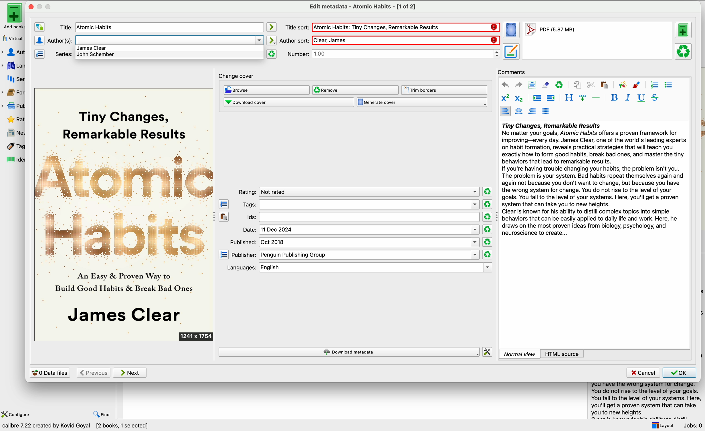  What do you see at coordinates (167, 39) in the screenshot?
I see `typing` at bounding box center [167, 39].